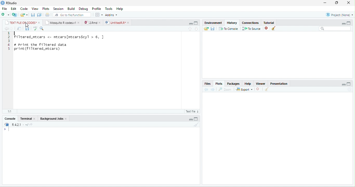 The image size is (355, 187). Describe the element at coordinates (251, 28) in the screenshot. I see `To source` at that location.